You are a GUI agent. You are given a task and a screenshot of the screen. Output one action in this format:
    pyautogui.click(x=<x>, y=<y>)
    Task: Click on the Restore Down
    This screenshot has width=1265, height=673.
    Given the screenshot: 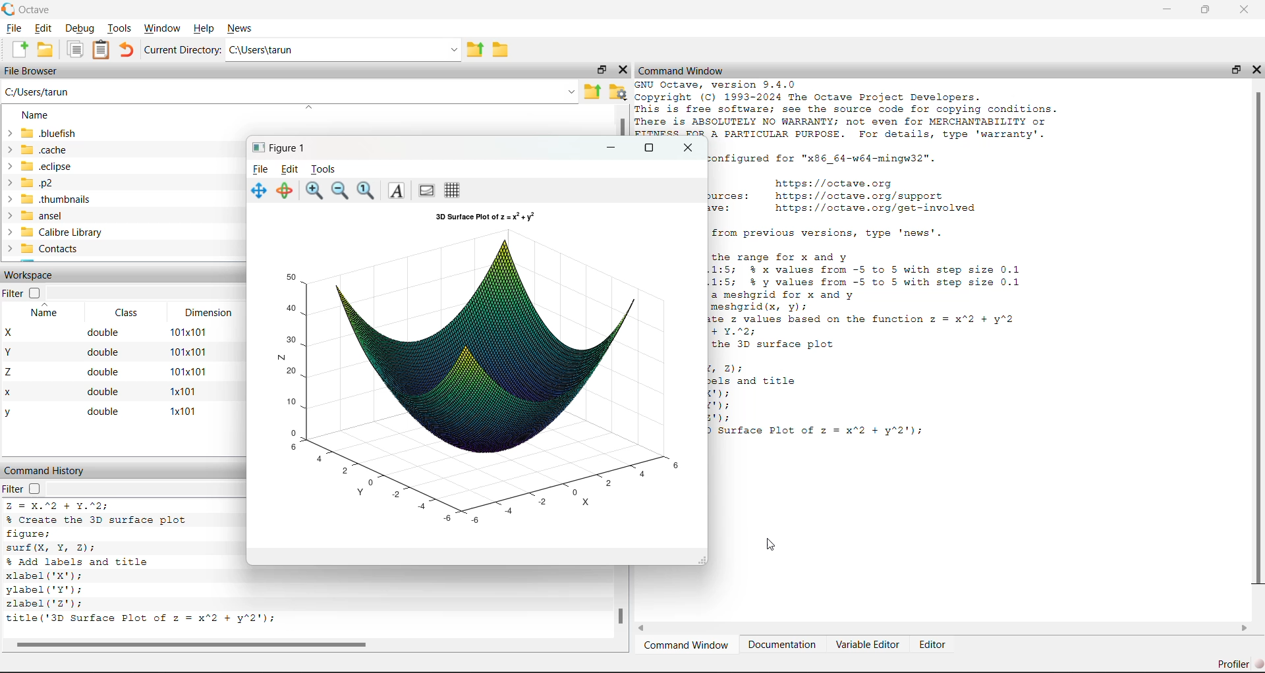 What is the action you would take?
    pyautogui.click(x=1204, y=9)
    